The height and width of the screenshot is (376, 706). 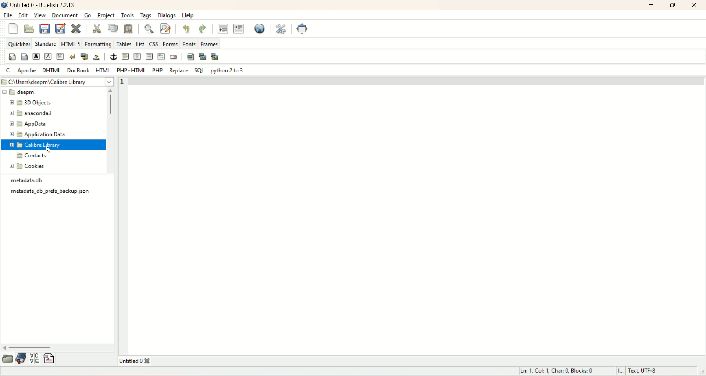 I want to click on contacts, so click(x=29, y=156).